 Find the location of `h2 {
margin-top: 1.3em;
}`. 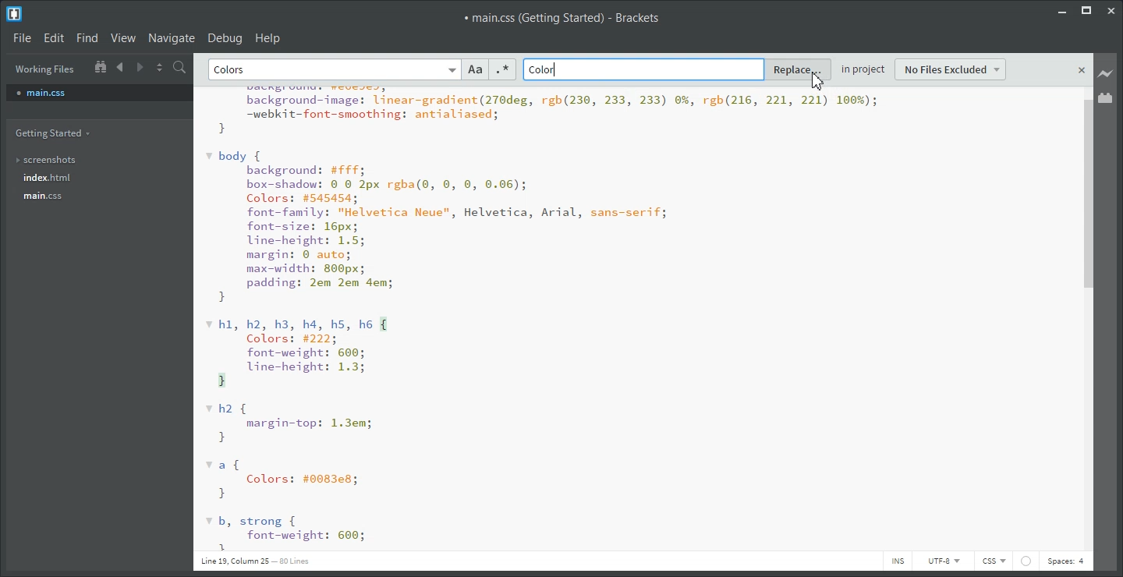

h2 {
margin-top: 1.3em;
} is located at coordinates (291, 423).